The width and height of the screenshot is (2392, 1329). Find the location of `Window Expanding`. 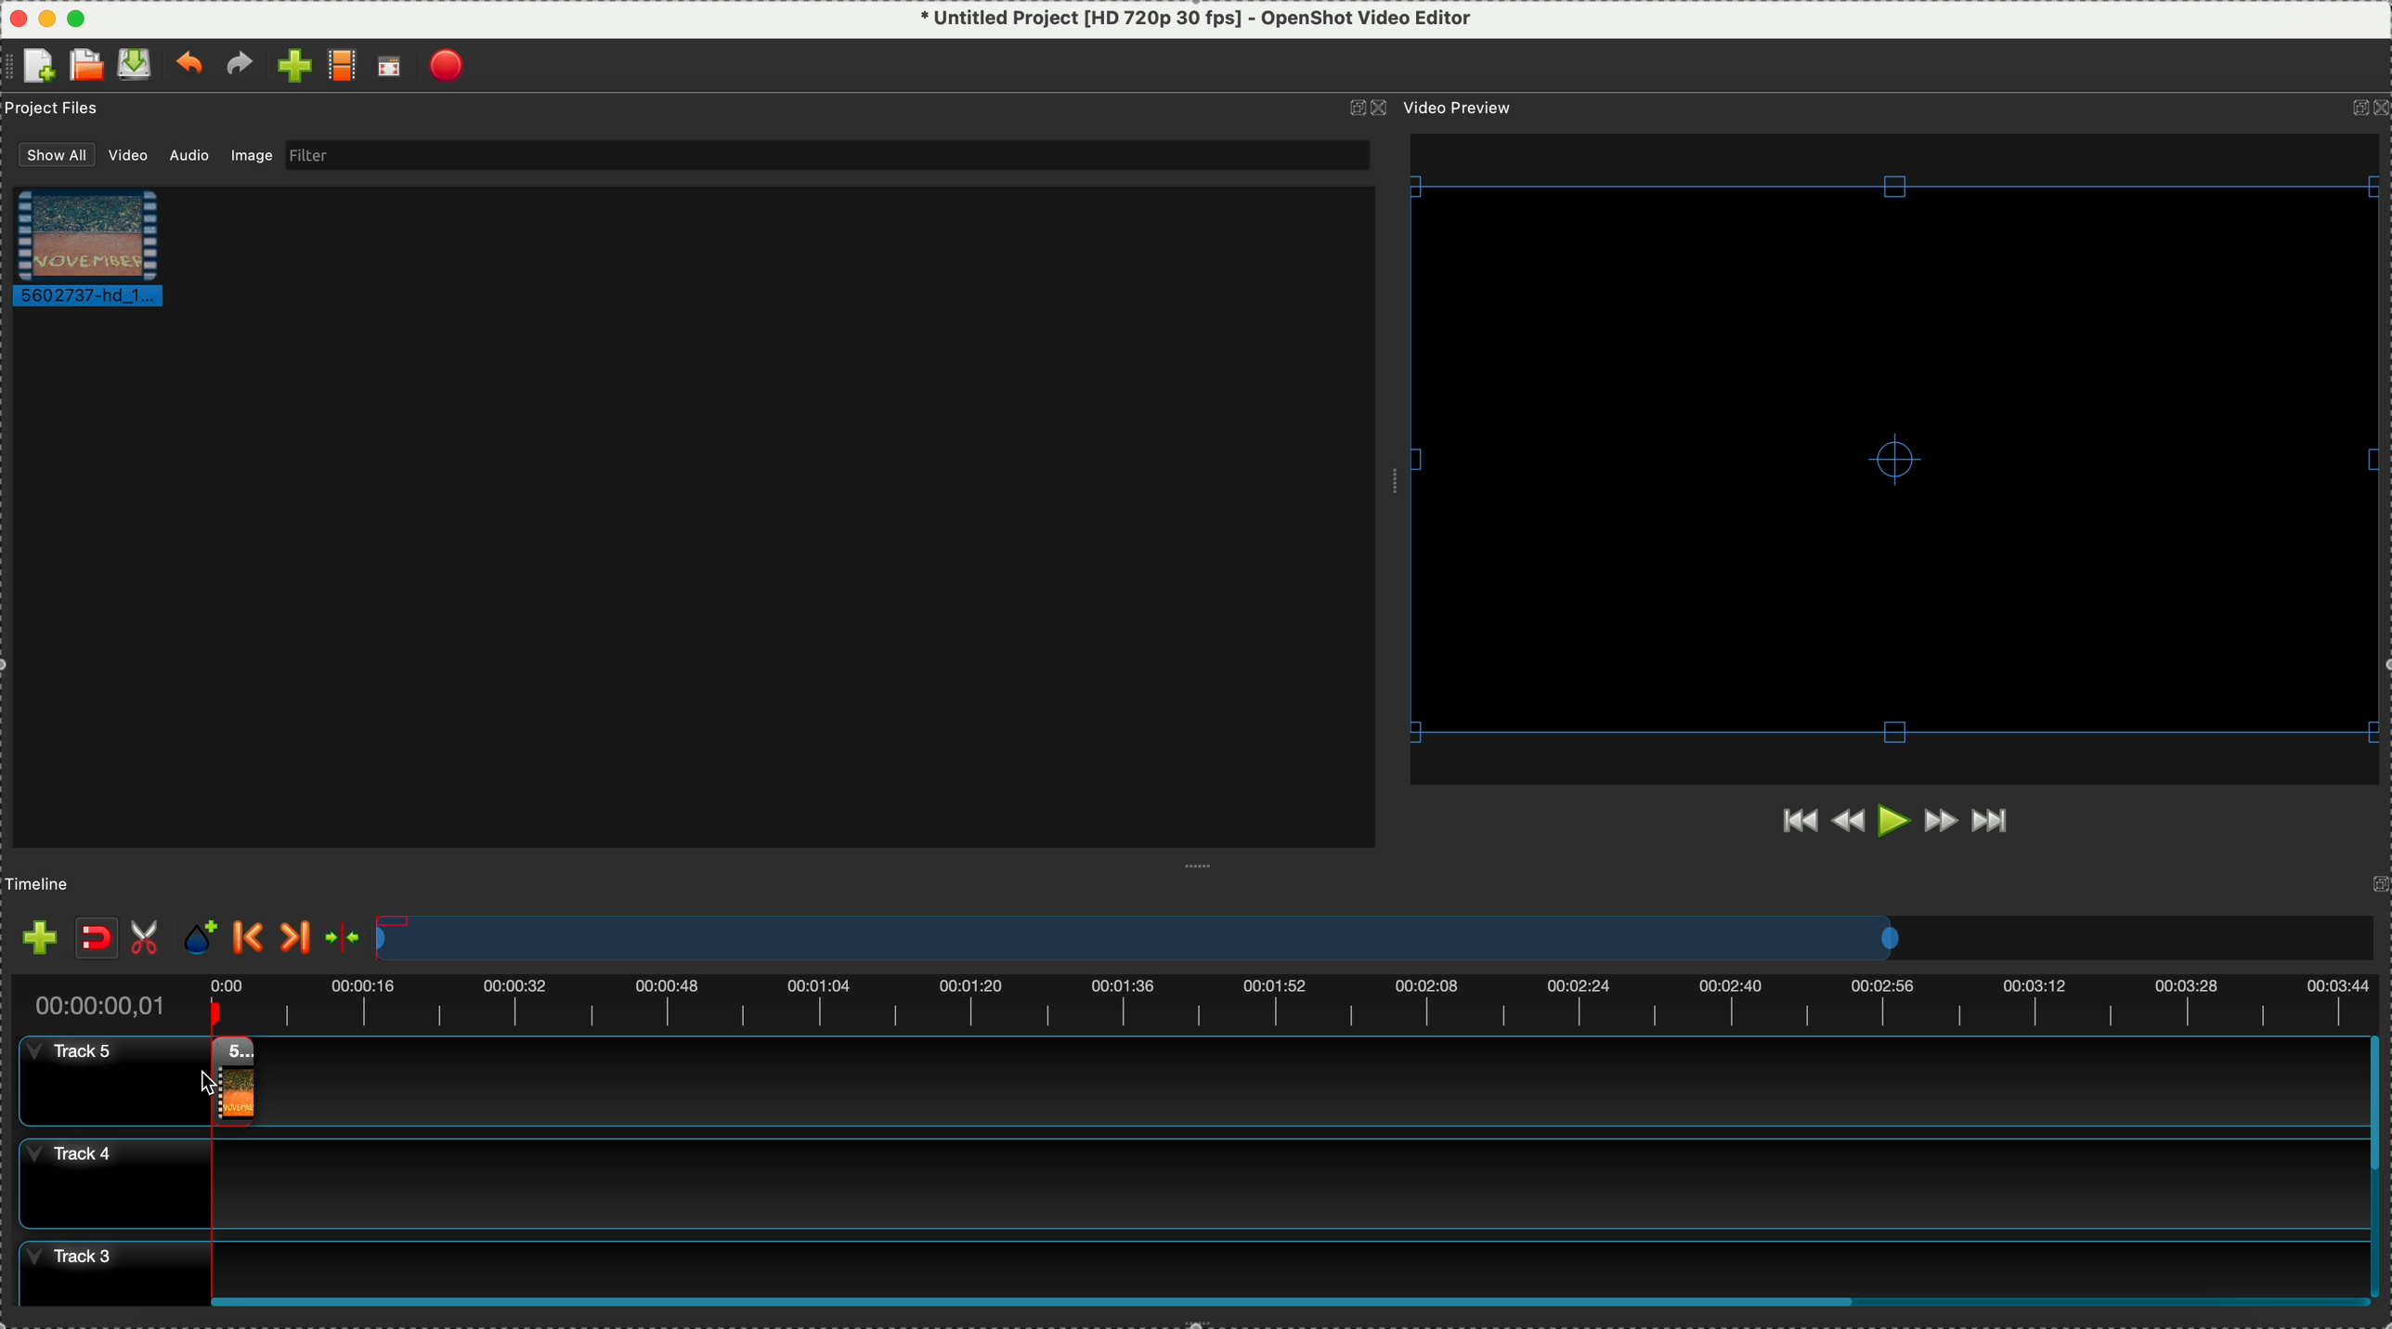

Window Expanding is located at coordinates (1211, 868).